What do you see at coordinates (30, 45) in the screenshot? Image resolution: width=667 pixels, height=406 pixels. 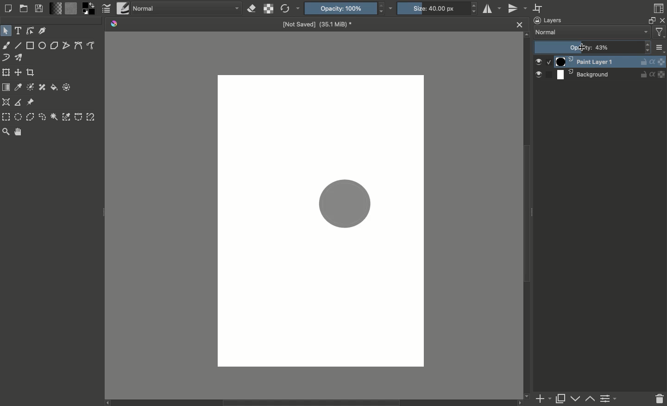 I see `Rectangle` at bounding box center [30, 45].